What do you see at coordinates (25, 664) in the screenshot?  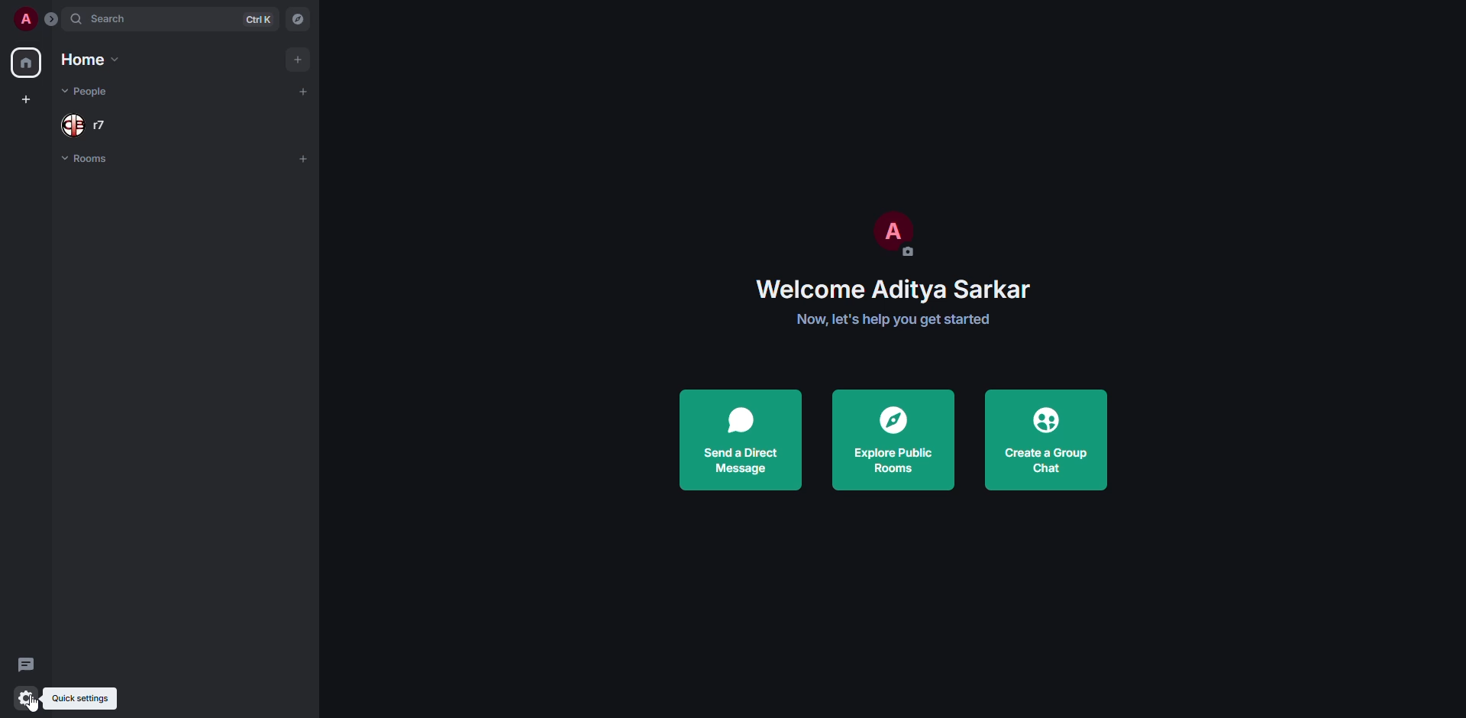 I see `threads` at bounding box center [25, 664].